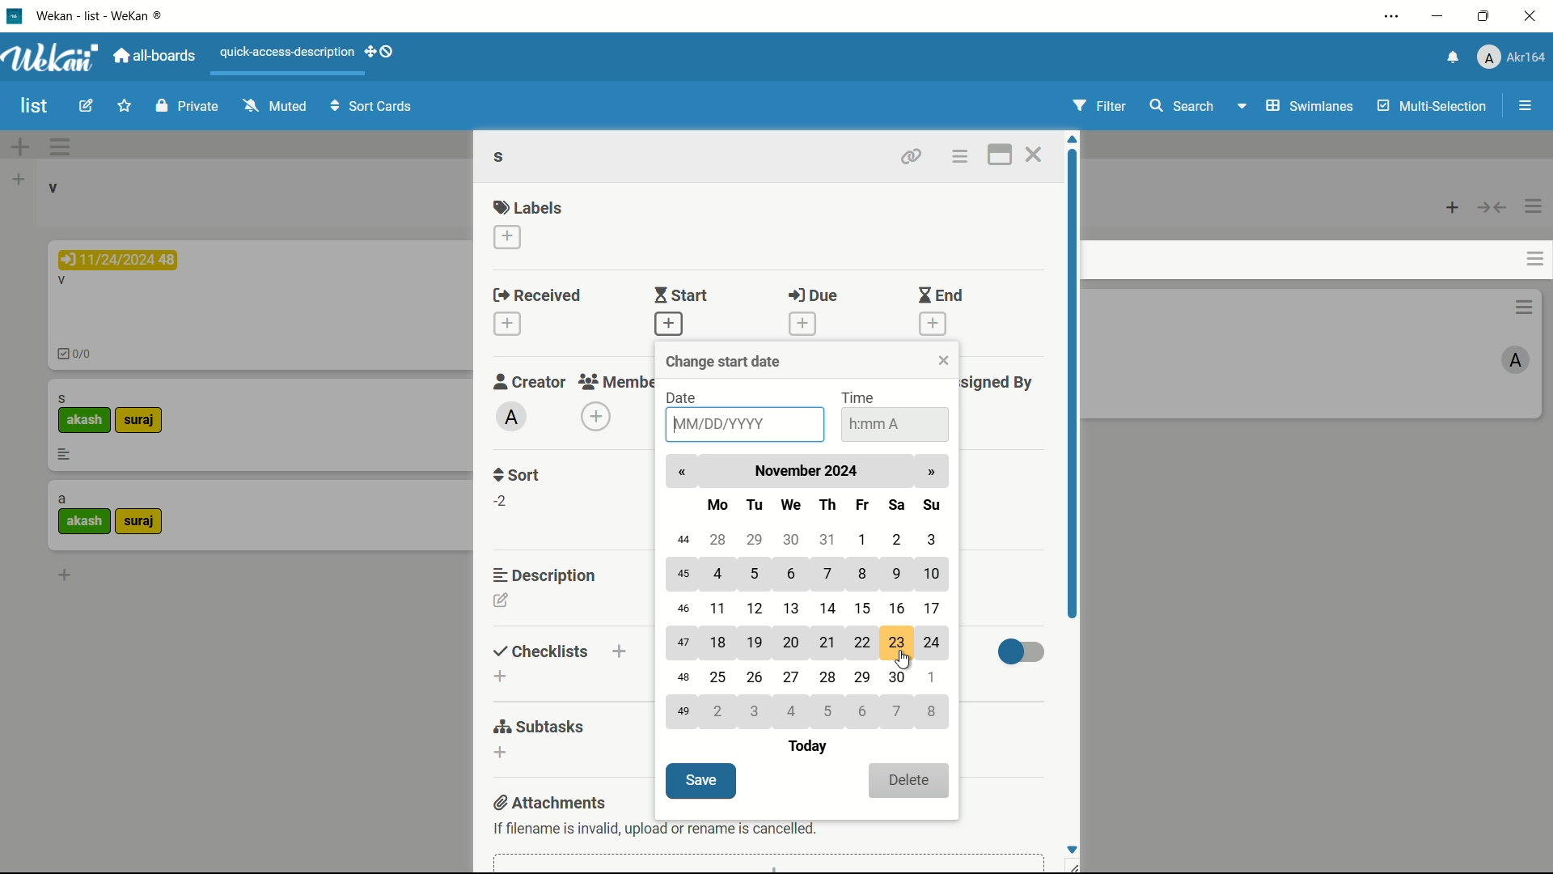  I want to click on labels, so click(528, 207).